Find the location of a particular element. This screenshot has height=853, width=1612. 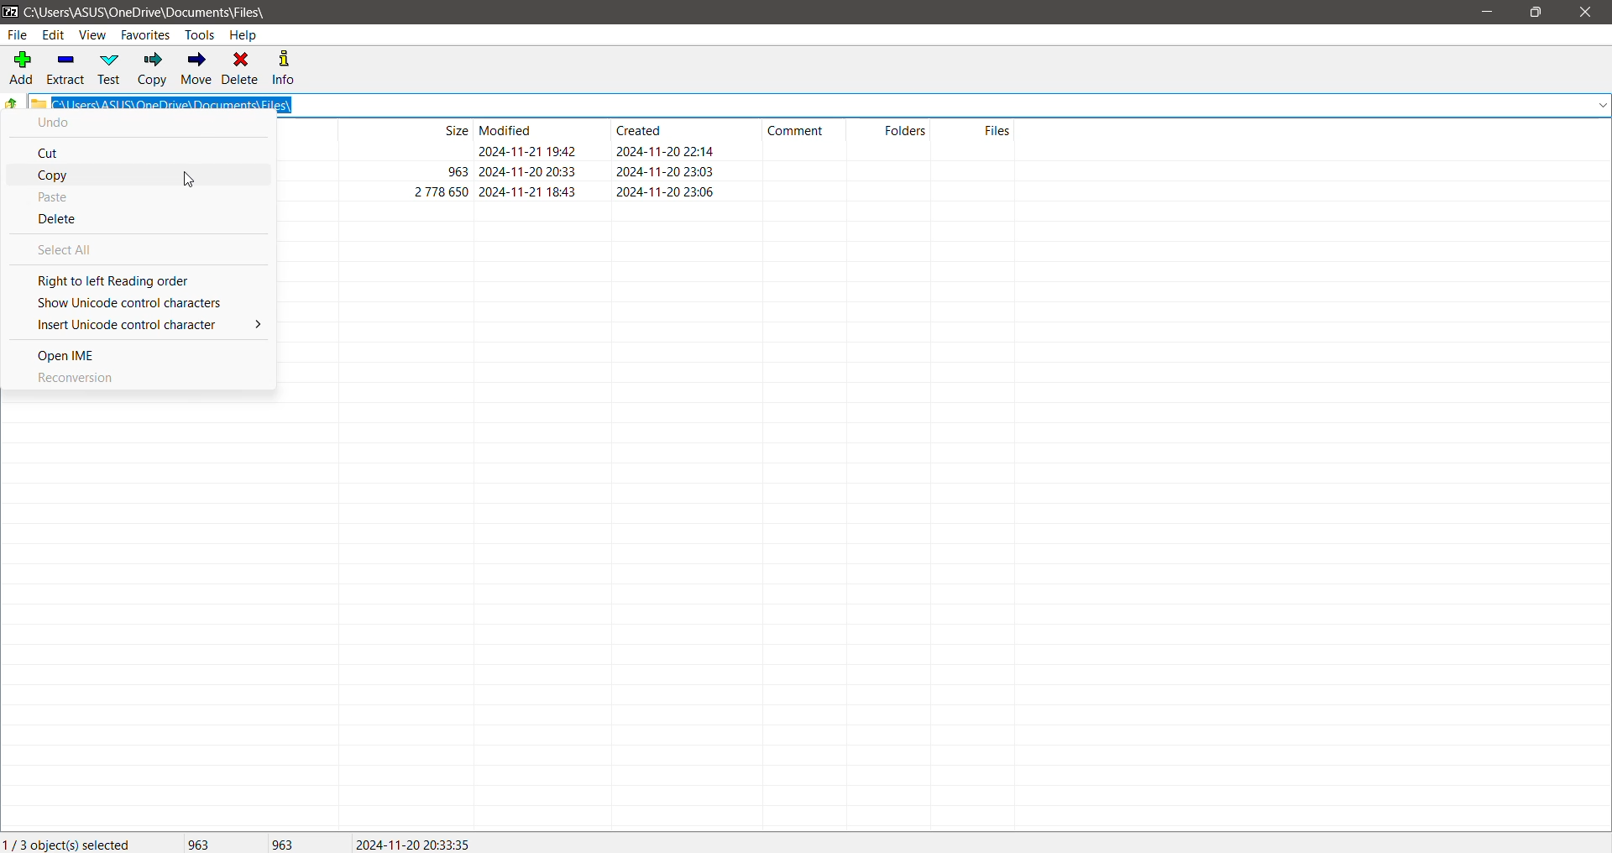

created date & time is located at coordinates (667, 150).